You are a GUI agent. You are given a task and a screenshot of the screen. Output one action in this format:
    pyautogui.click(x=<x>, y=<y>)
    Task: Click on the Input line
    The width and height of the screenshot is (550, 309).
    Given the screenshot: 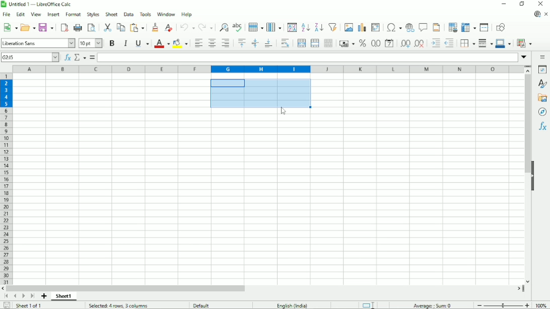 What is the action you would take?
    pyautogui.click(x=307, y=57)
    